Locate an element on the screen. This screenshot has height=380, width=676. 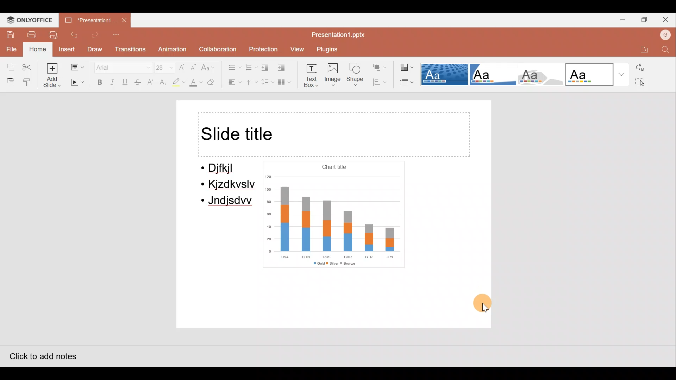
View is located at coordinates (296, 48).